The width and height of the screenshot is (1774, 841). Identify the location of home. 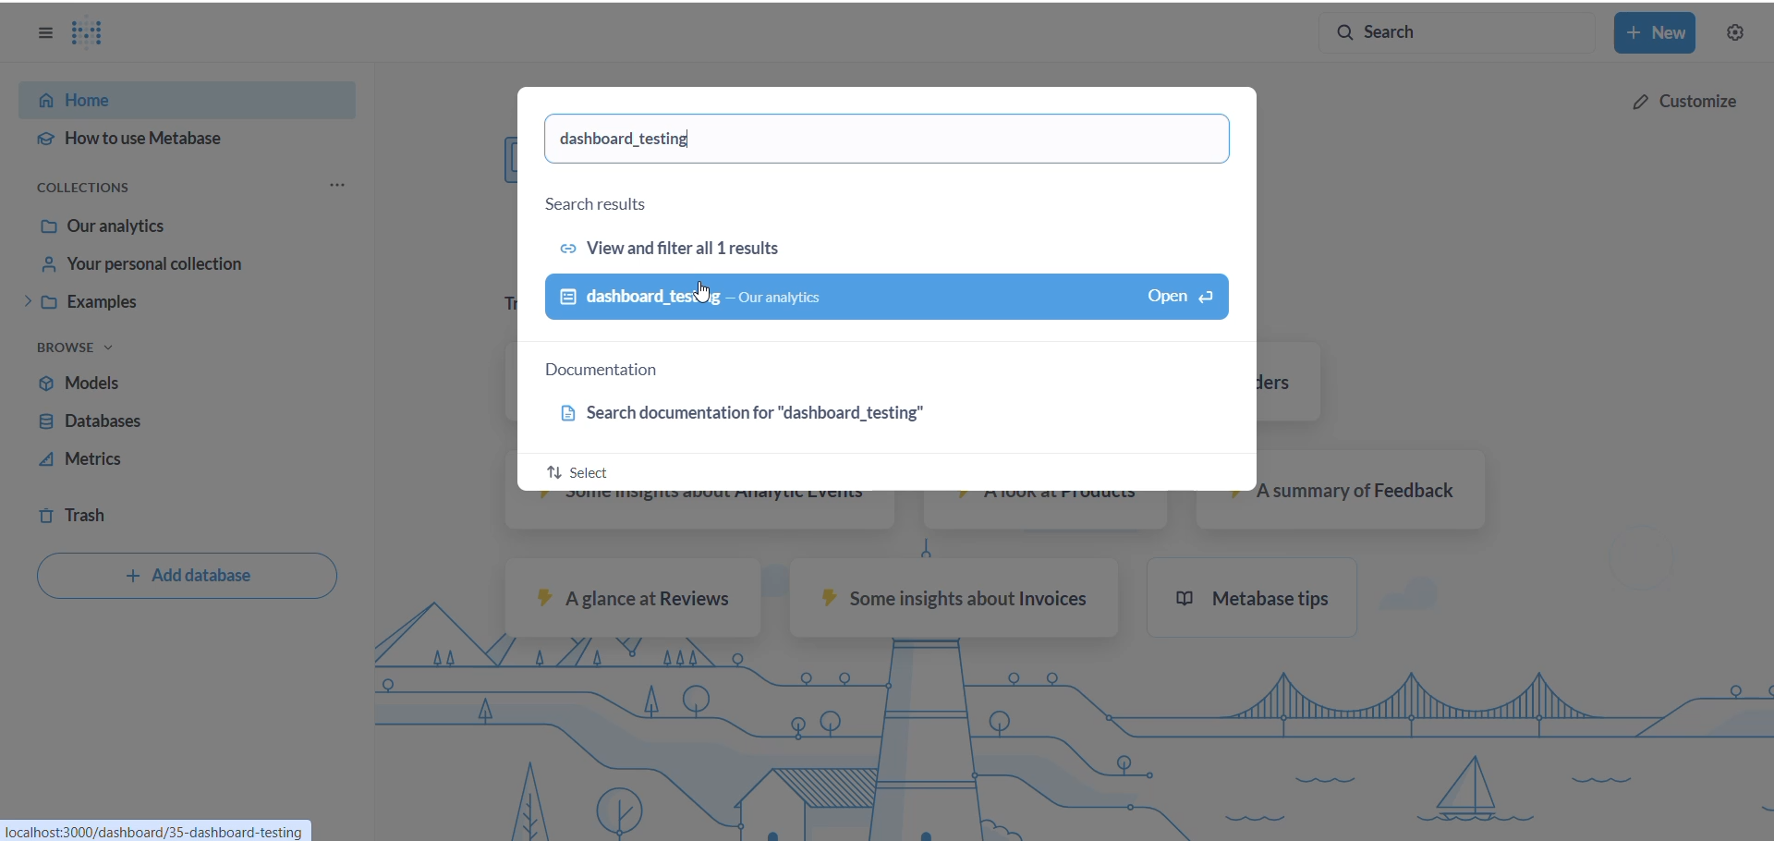
(173, 97).